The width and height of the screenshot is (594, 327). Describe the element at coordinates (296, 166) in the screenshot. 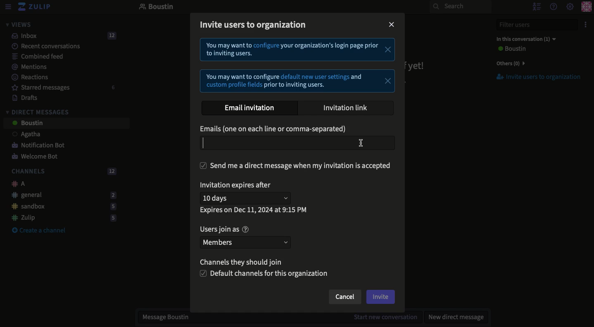

I see `Send DM when invitation is accepted` at that location.